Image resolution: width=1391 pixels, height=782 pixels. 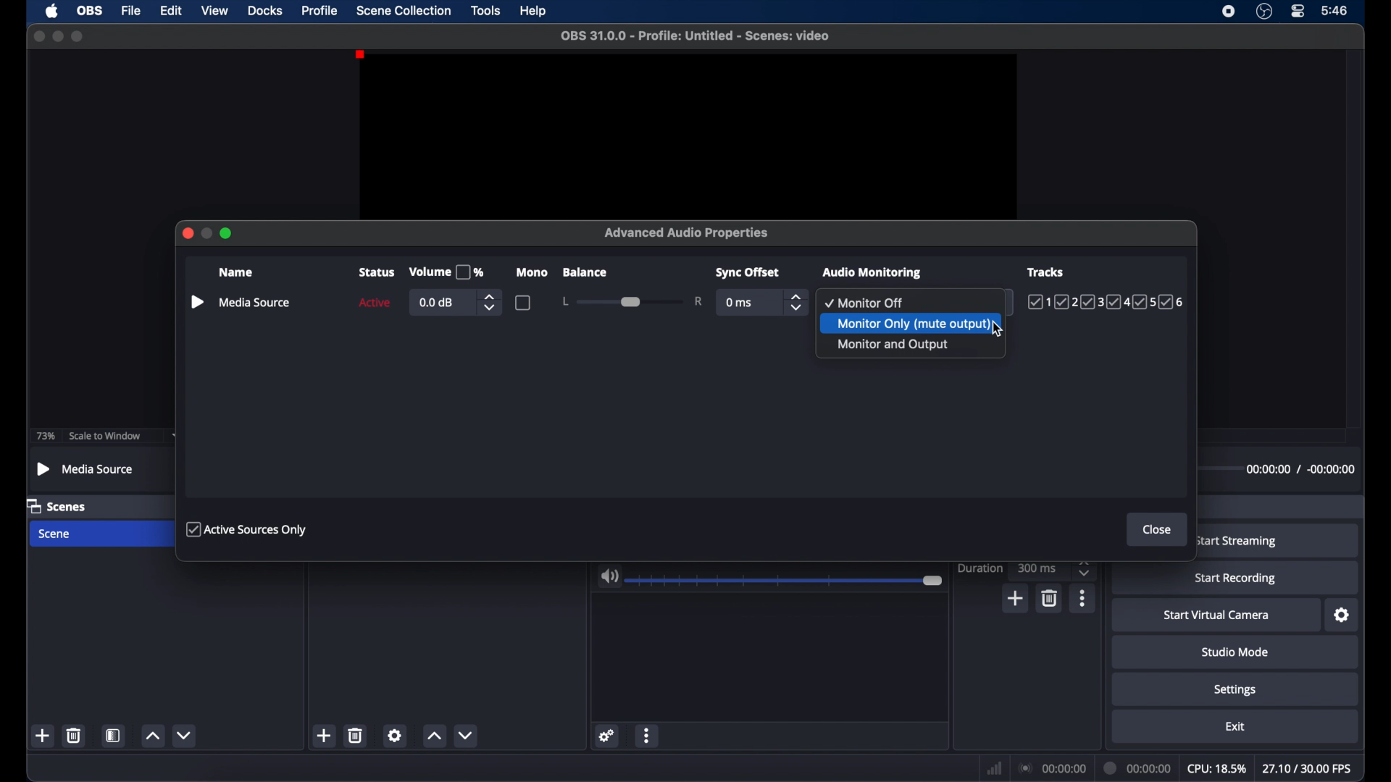 What do you see at coordinates (86, 468) in the screenshot?
I see `media source` at bounding box center [86, 468].